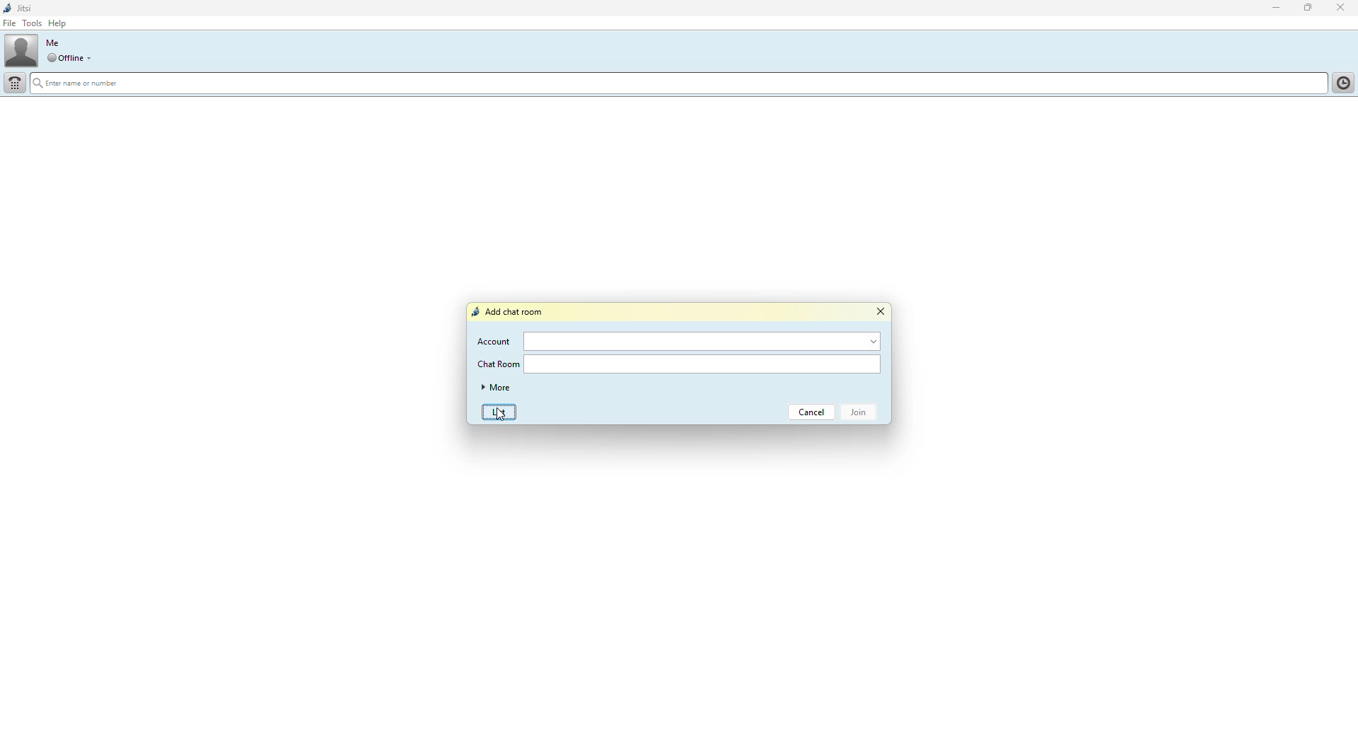 This screenshot has height=730, width=1358. Describe the element at coordinates (16, 83) in the screenshot. I see `dial pad` at that location.